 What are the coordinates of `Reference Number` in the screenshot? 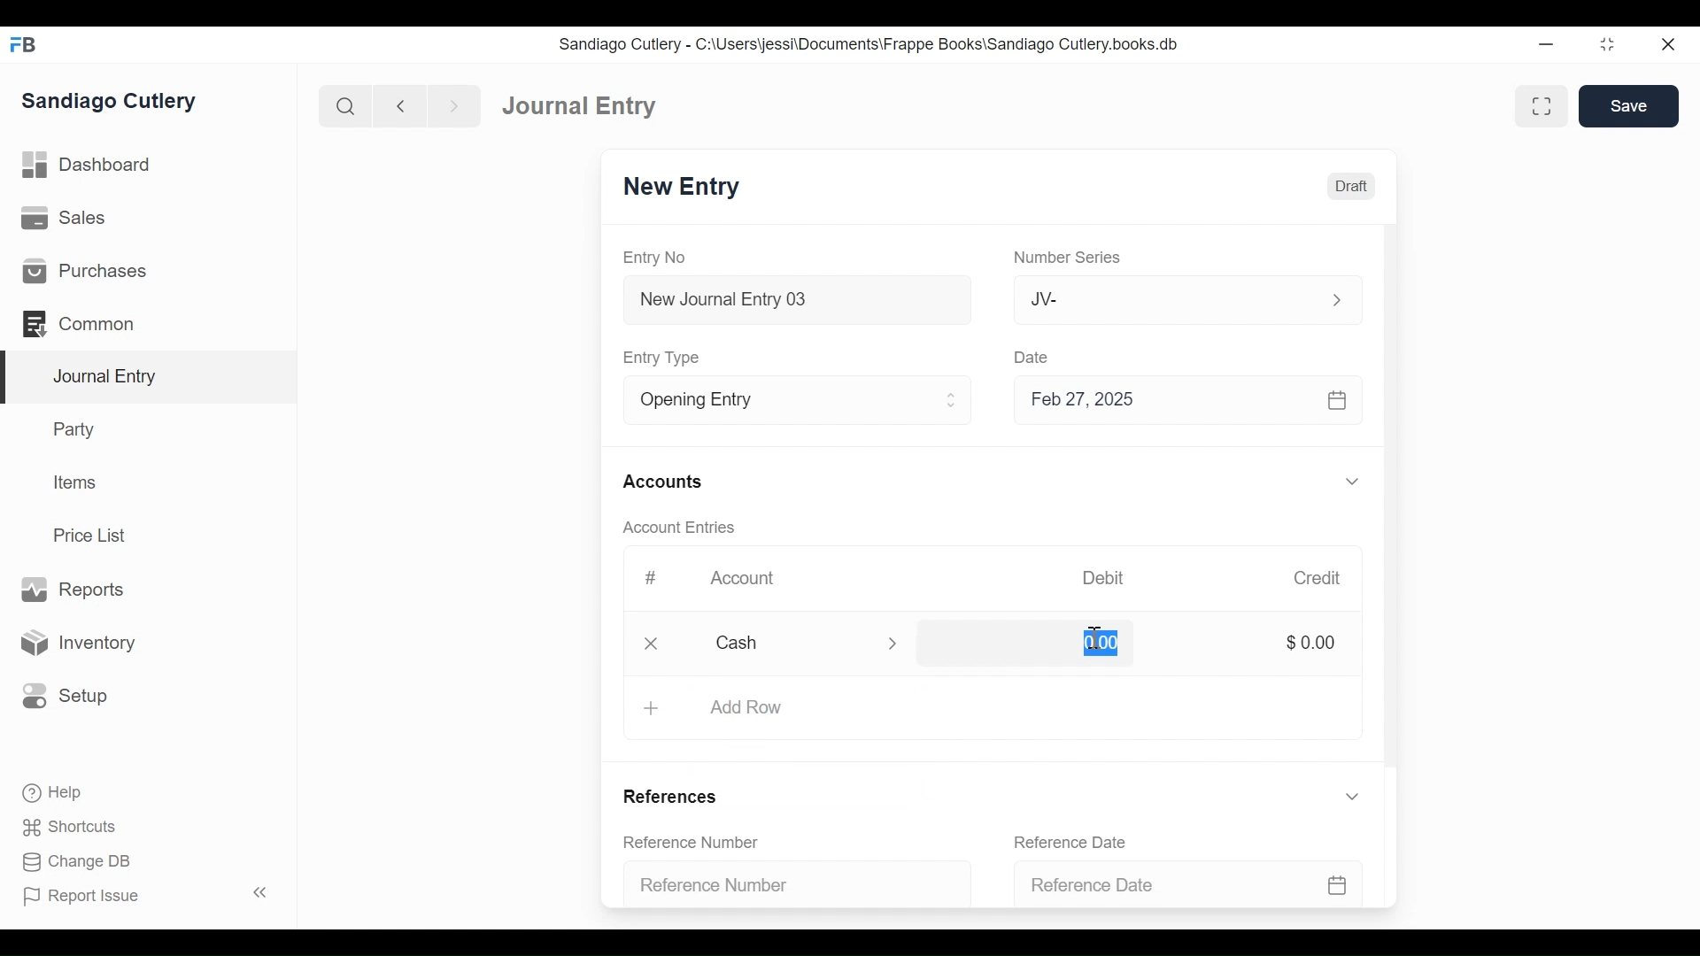 It's located at (692, 844).